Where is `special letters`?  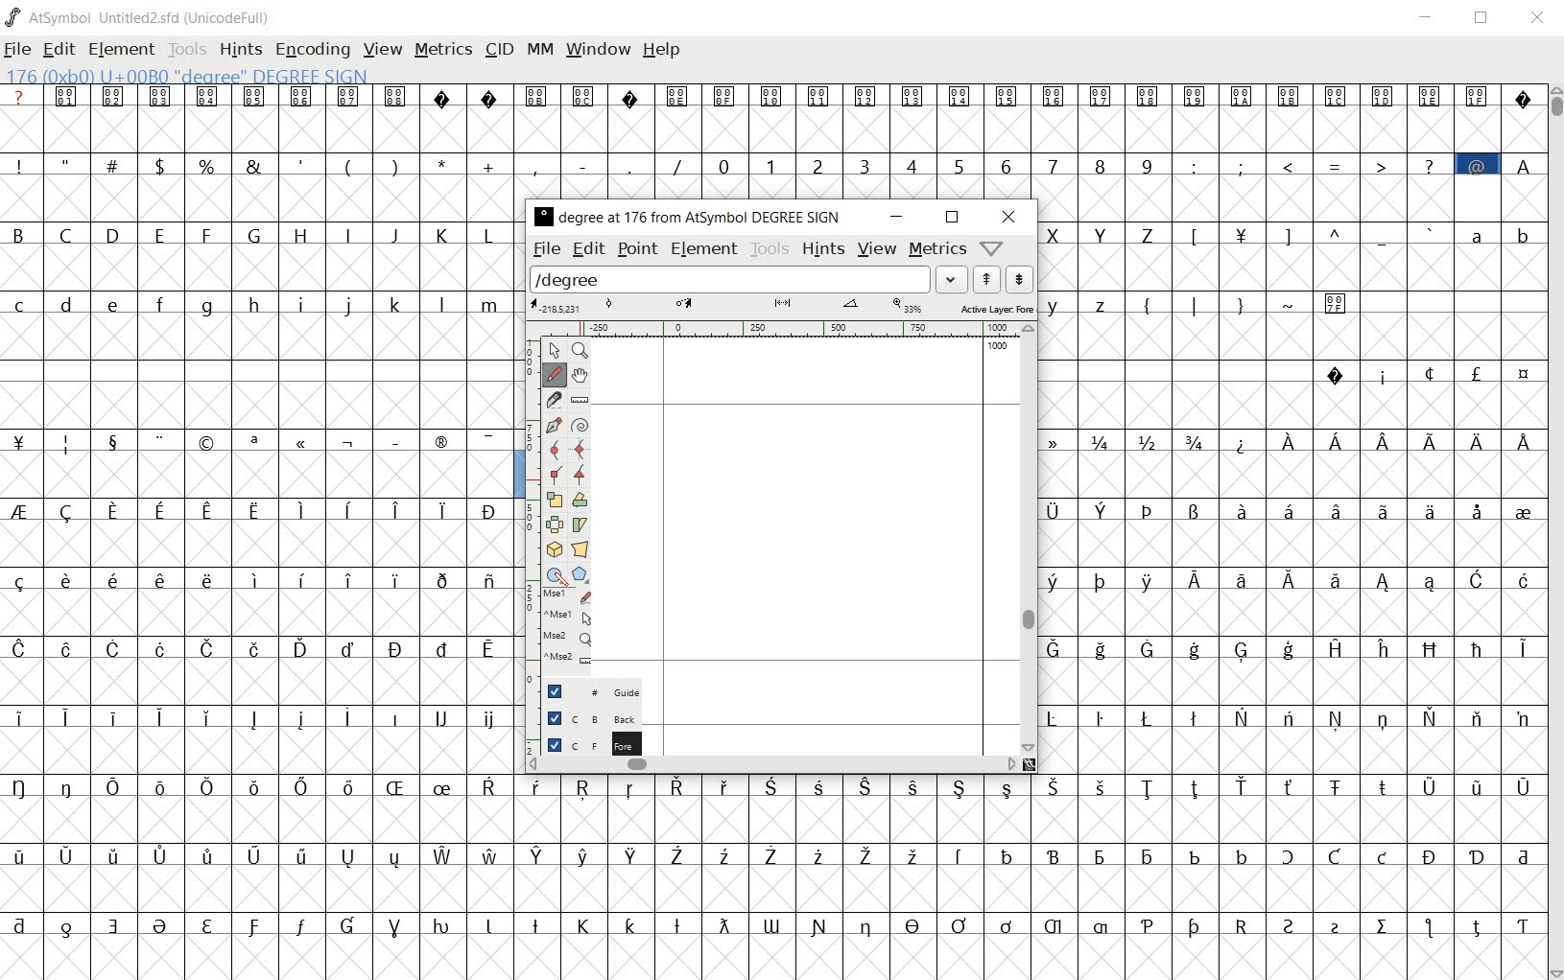 special letters is located at coordinates (1028, 852).